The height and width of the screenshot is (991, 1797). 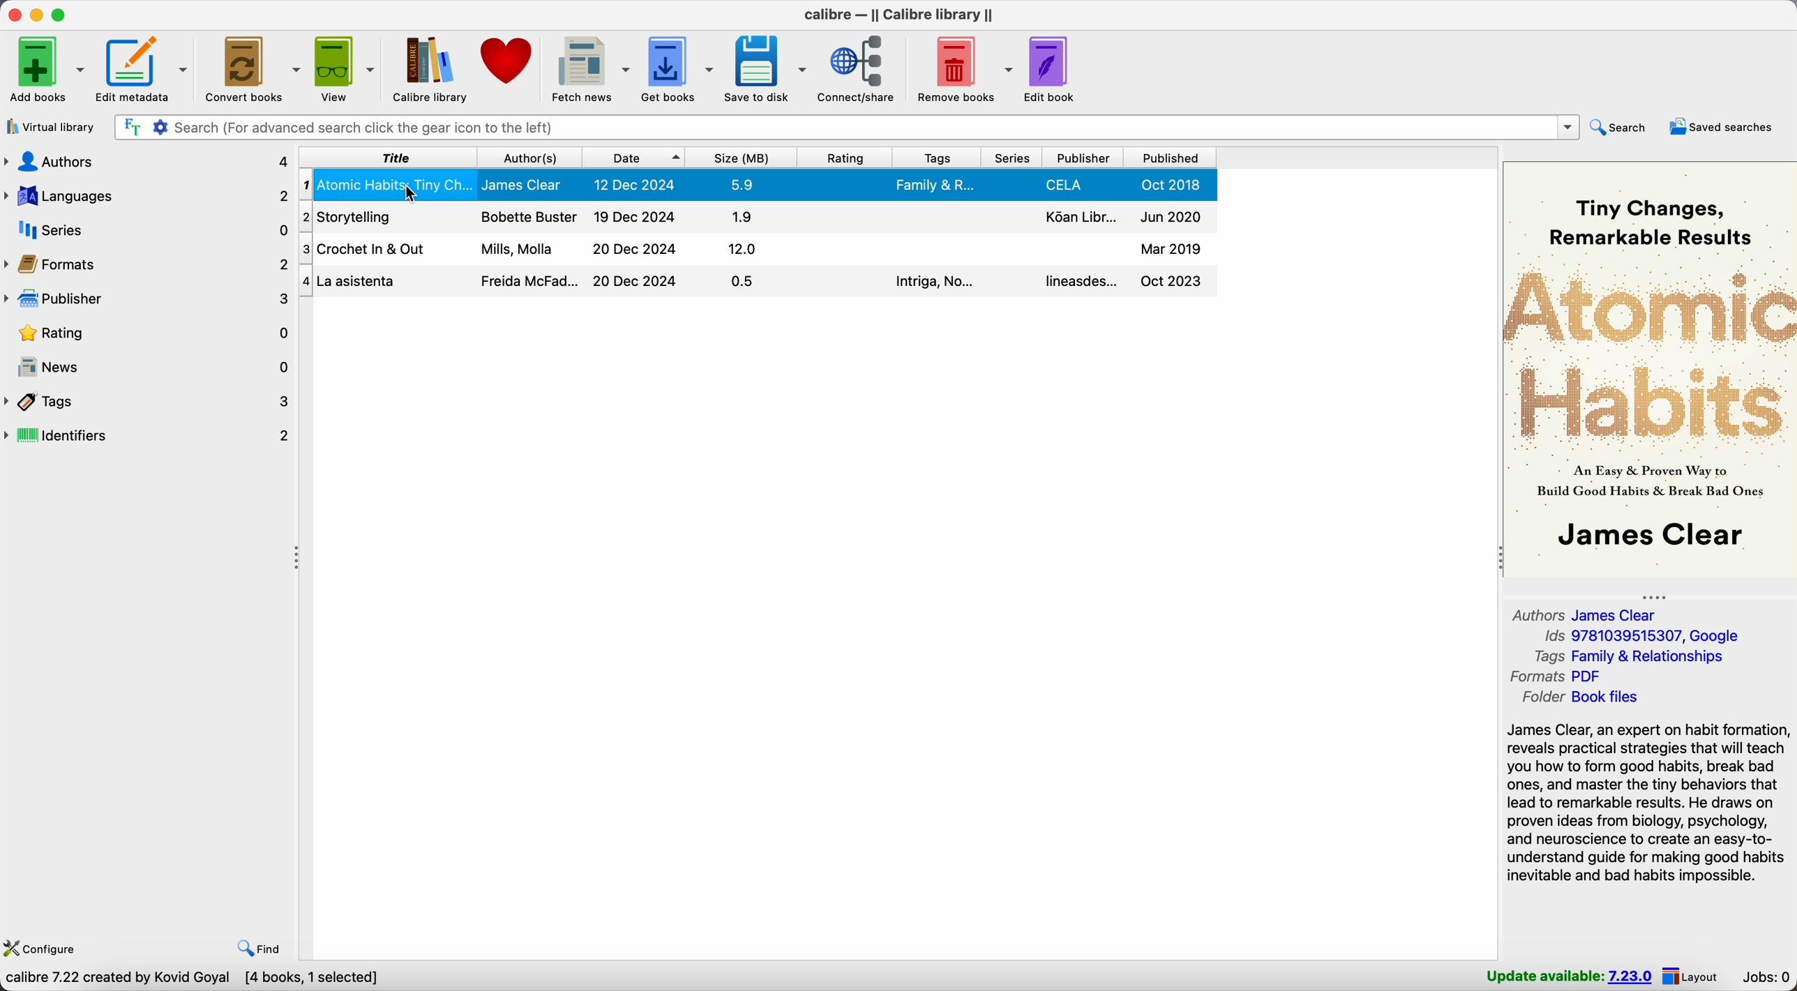 I want to click on convert books, so click(x=255, y=68).